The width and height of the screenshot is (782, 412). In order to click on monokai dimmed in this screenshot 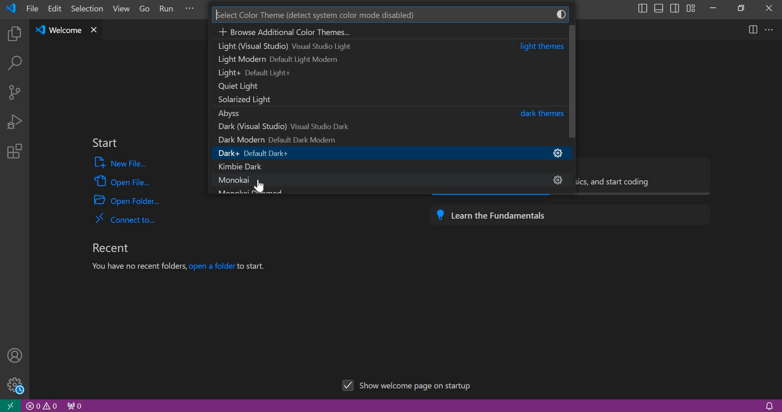, I will do `click(249, 192)`.